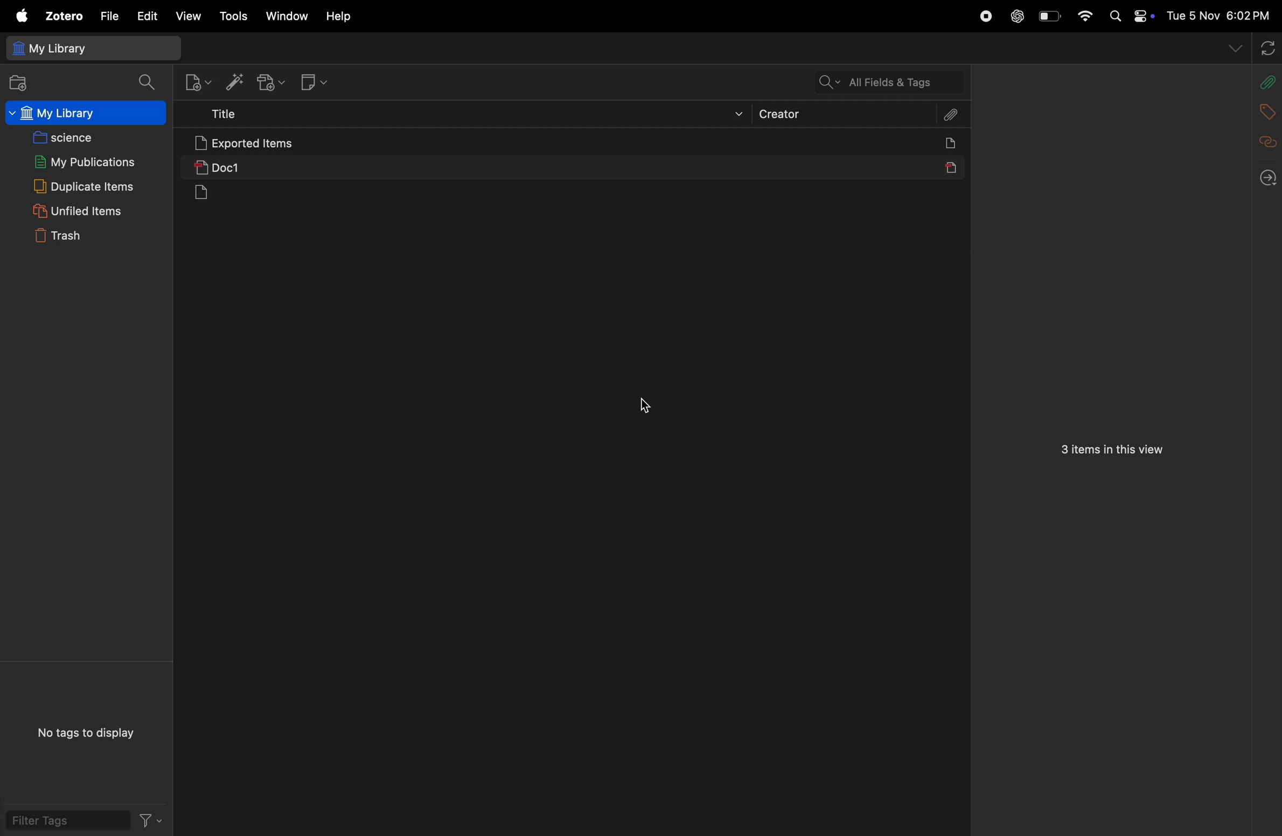  Describe the element at coordinates (87, 732) in the screenshot. I see `no tags to display` at that location.